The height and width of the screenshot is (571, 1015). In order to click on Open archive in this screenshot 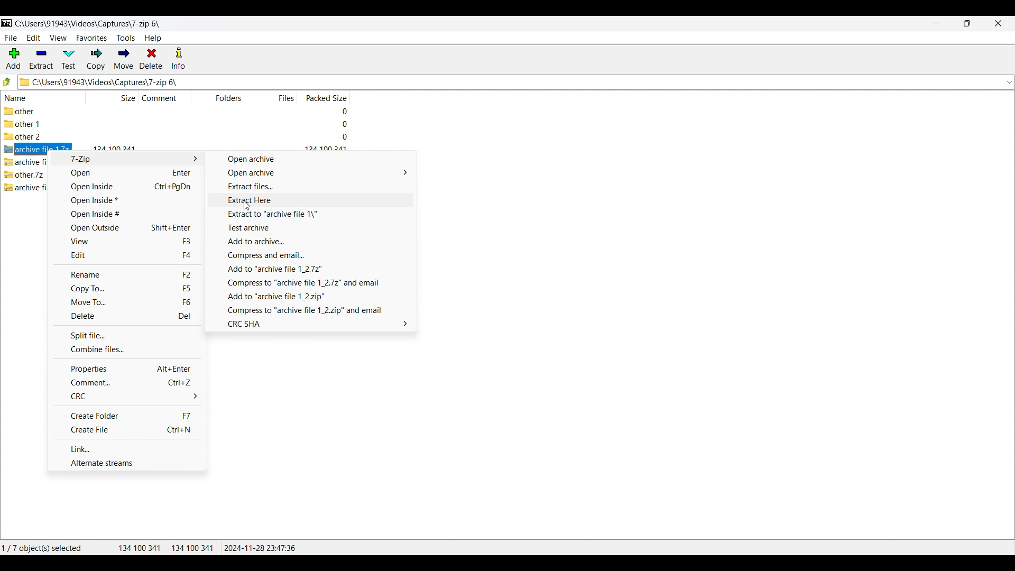, I will do `click(311, 173)`.